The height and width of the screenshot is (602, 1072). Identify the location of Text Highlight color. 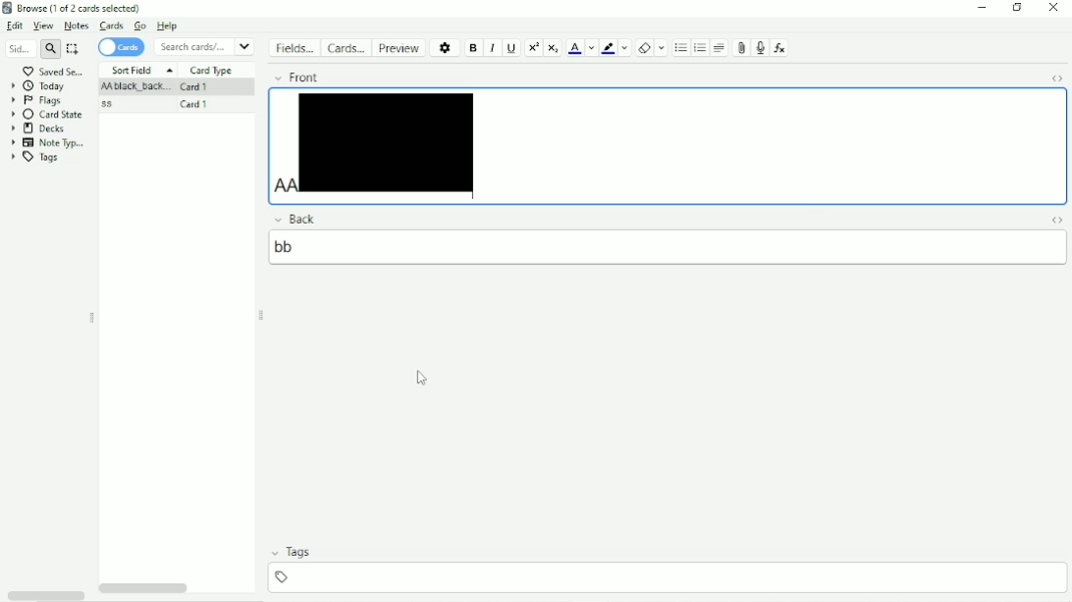
(608, 48).